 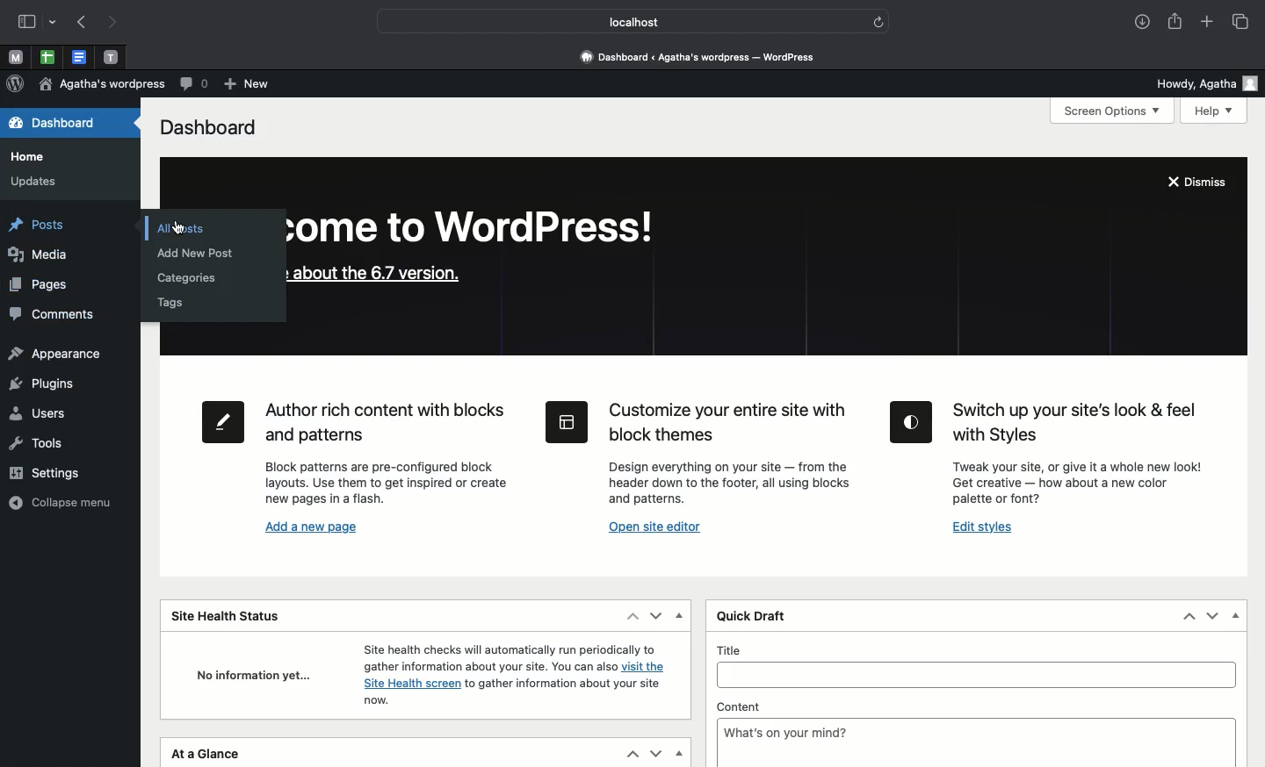 I want to click on Dashboard, so click(x=49, y=125).